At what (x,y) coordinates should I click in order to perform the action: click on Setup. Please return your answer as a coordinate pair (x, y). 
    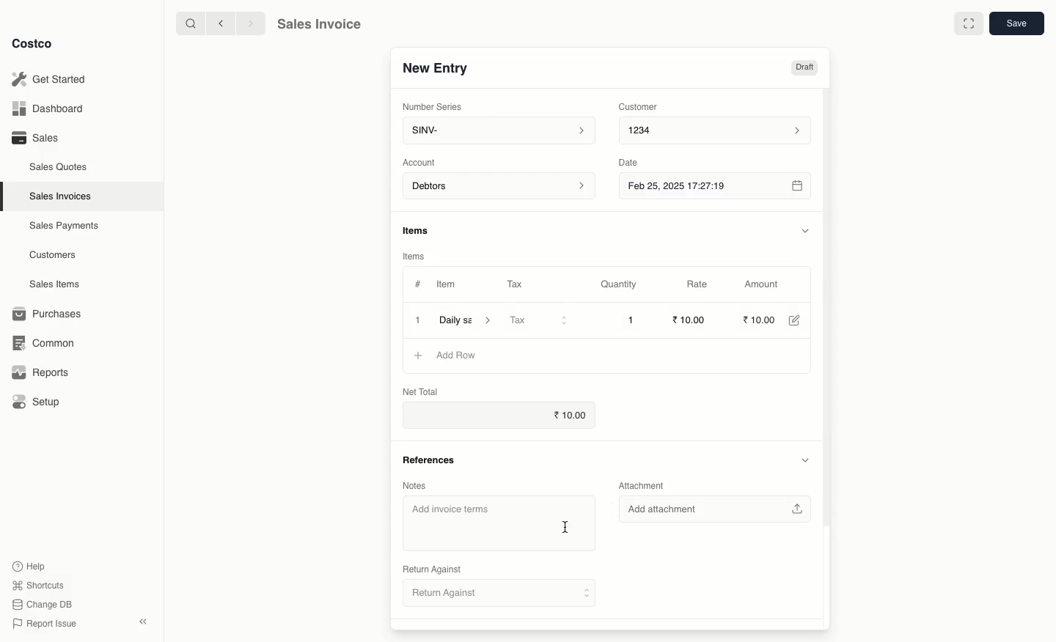
    Looking at the image, I should click on (37, 400).